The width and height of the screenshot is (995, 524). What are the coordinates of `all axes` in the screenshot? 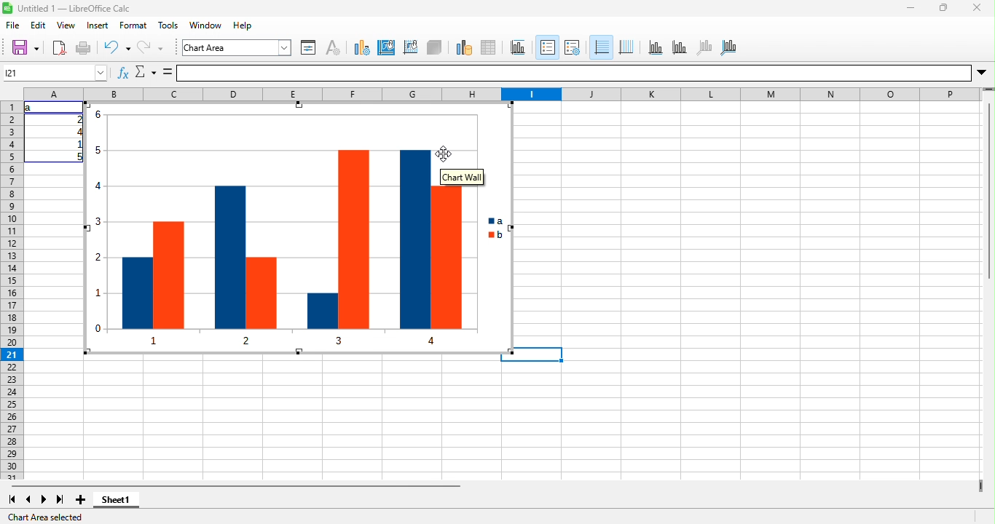 It's located at (728, 49).